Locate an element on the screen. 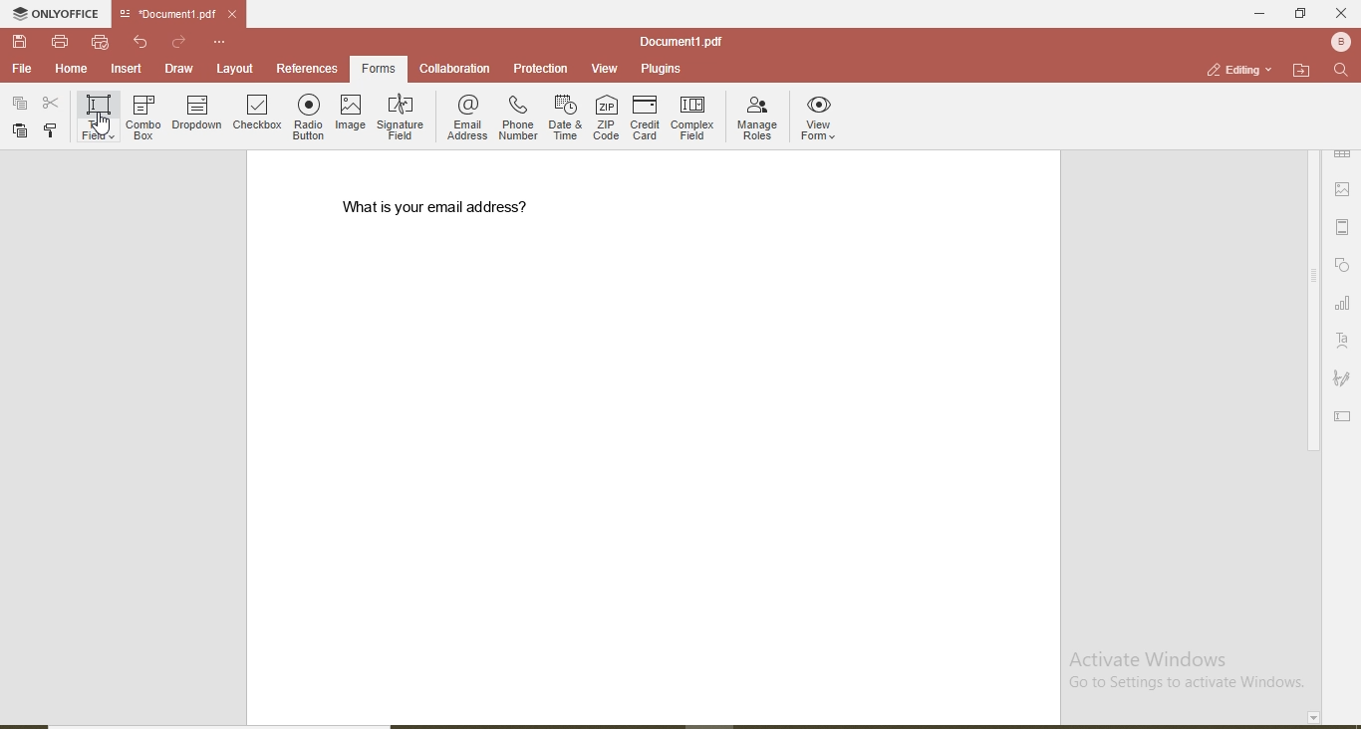 The width and height of the screenshot is (1361, 729). find is located at coordinates (1341, 71).